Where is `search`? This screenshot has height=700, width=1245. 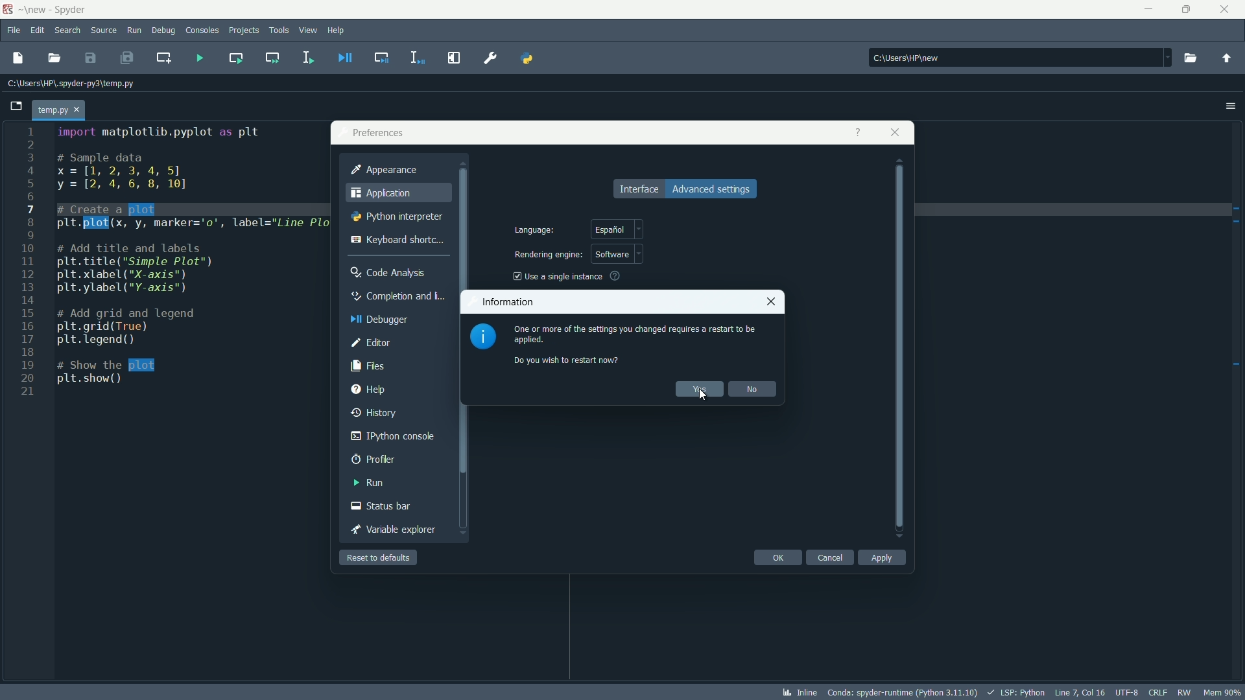 search is located at coordinates (68, 30).